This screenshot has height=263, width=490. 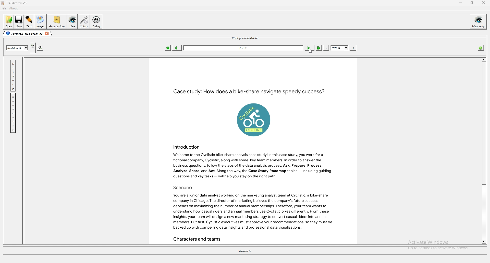 What do you see at coordinates (13, 8) in the screenshot?
I see `about` at bounding box center [13, 8].